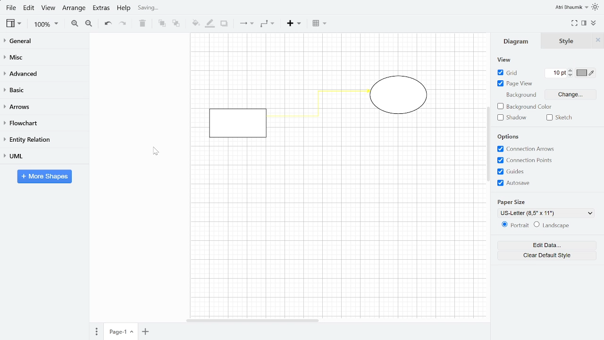 The height and width of the screenshot is (340, 604). What do you see at coordinates (209, 24) in the screenshot?
I see `Fill line` at bounding box center [209, 24].